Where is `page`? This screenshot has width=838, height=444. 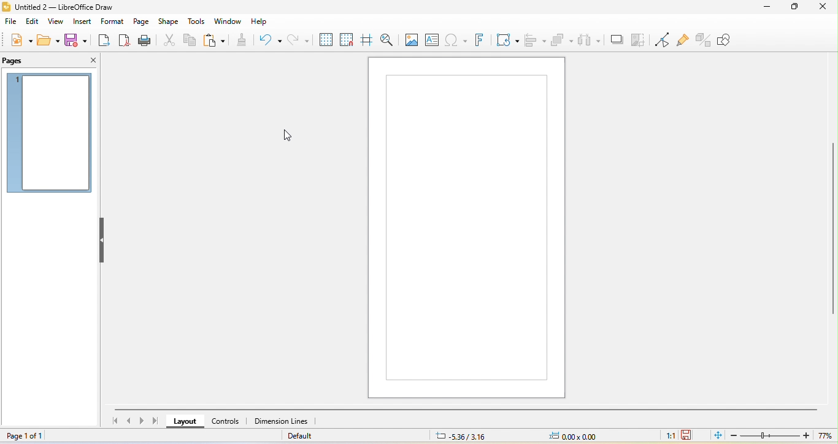 page is located at coordinates (140, 21).